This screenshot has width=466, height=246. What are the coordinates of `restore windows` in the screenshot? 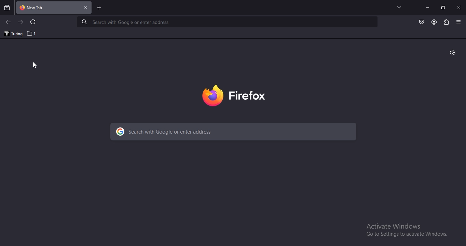 It's located at (444, 8).